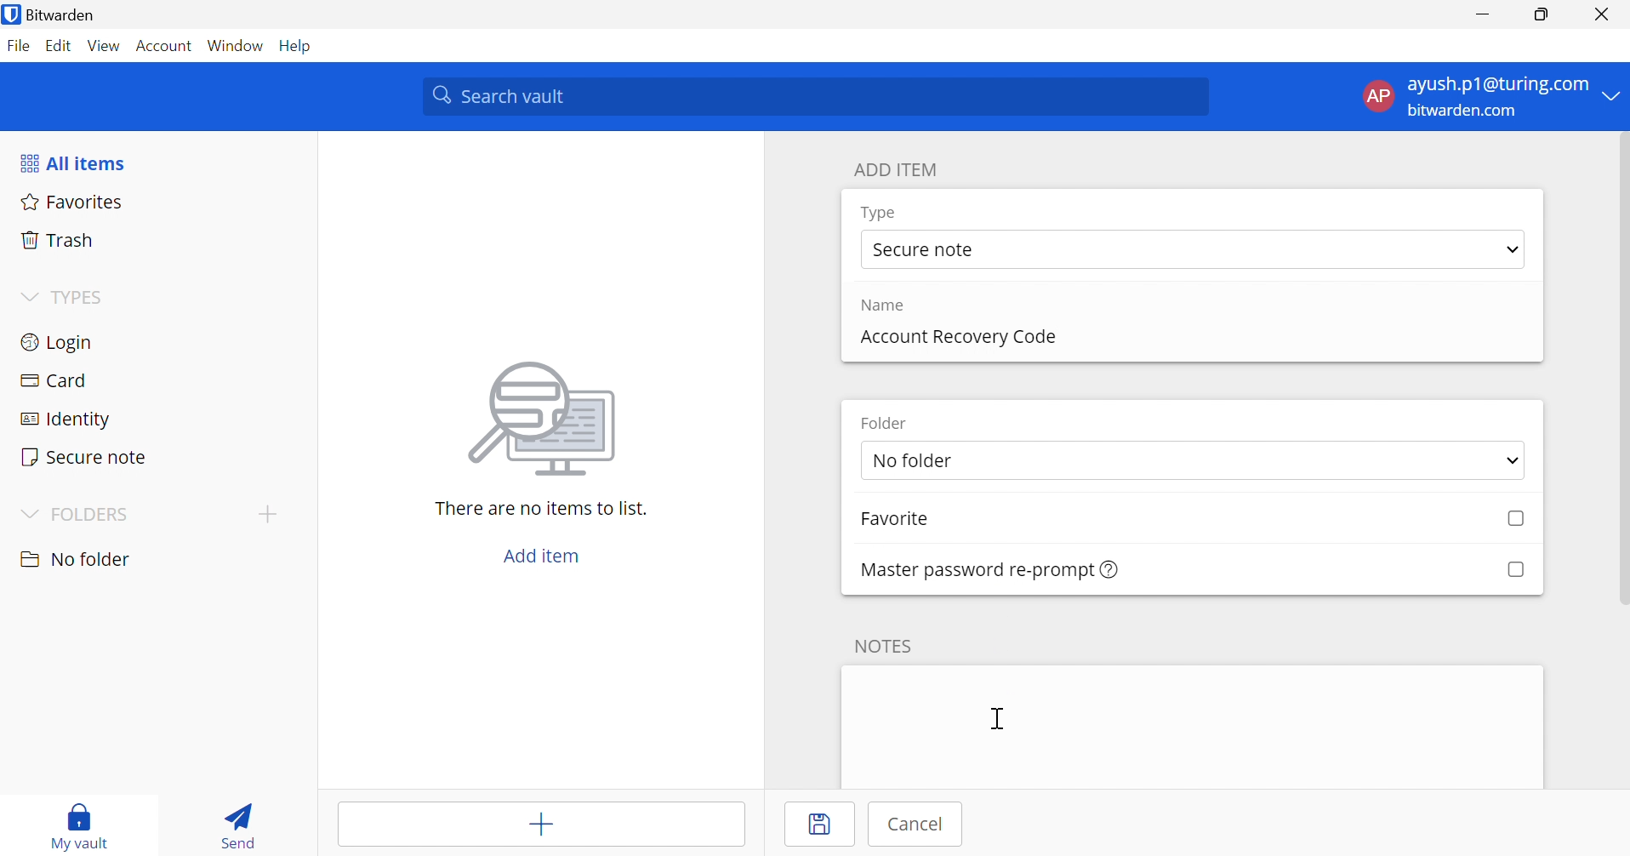 This screenshot has height=856, width=1630. Describe the element at coordinates (1462, 111) in the screenshot. I see `bitwarden.com` at that location.